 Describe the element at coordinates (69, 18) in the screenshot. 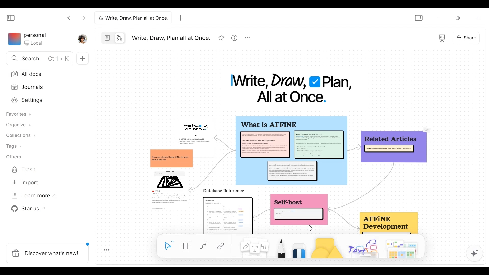

I see `Go back` at that location.